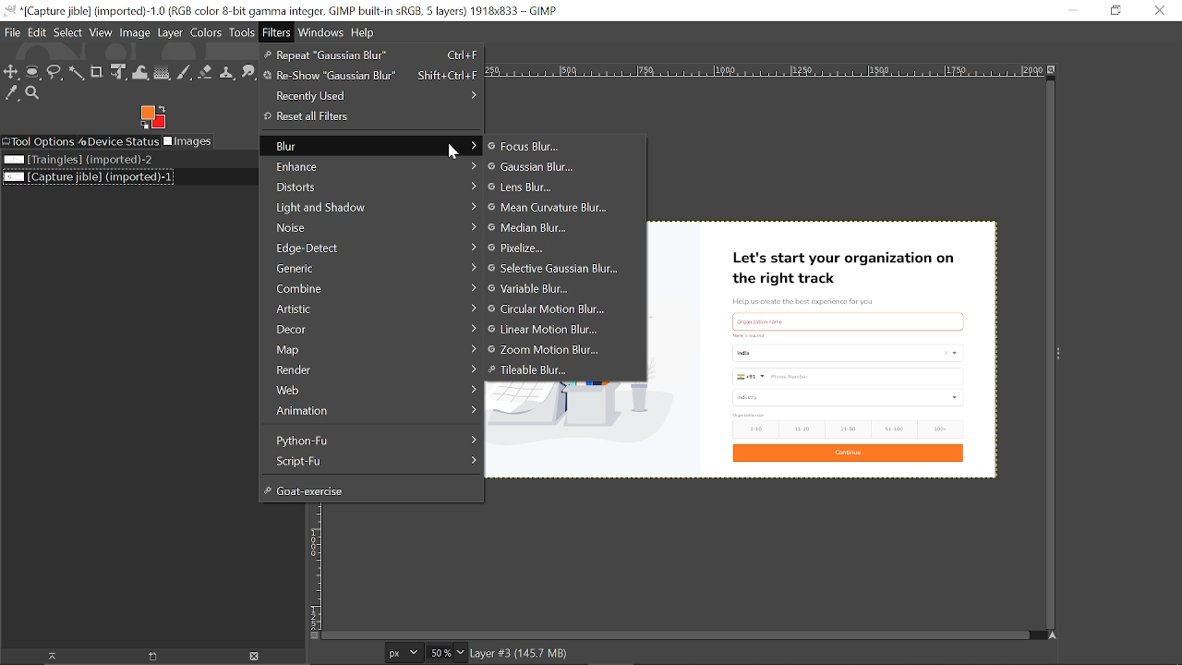 The width and height of the screenshot is (1182, 665). I want to click on Select, so click(68, 34).